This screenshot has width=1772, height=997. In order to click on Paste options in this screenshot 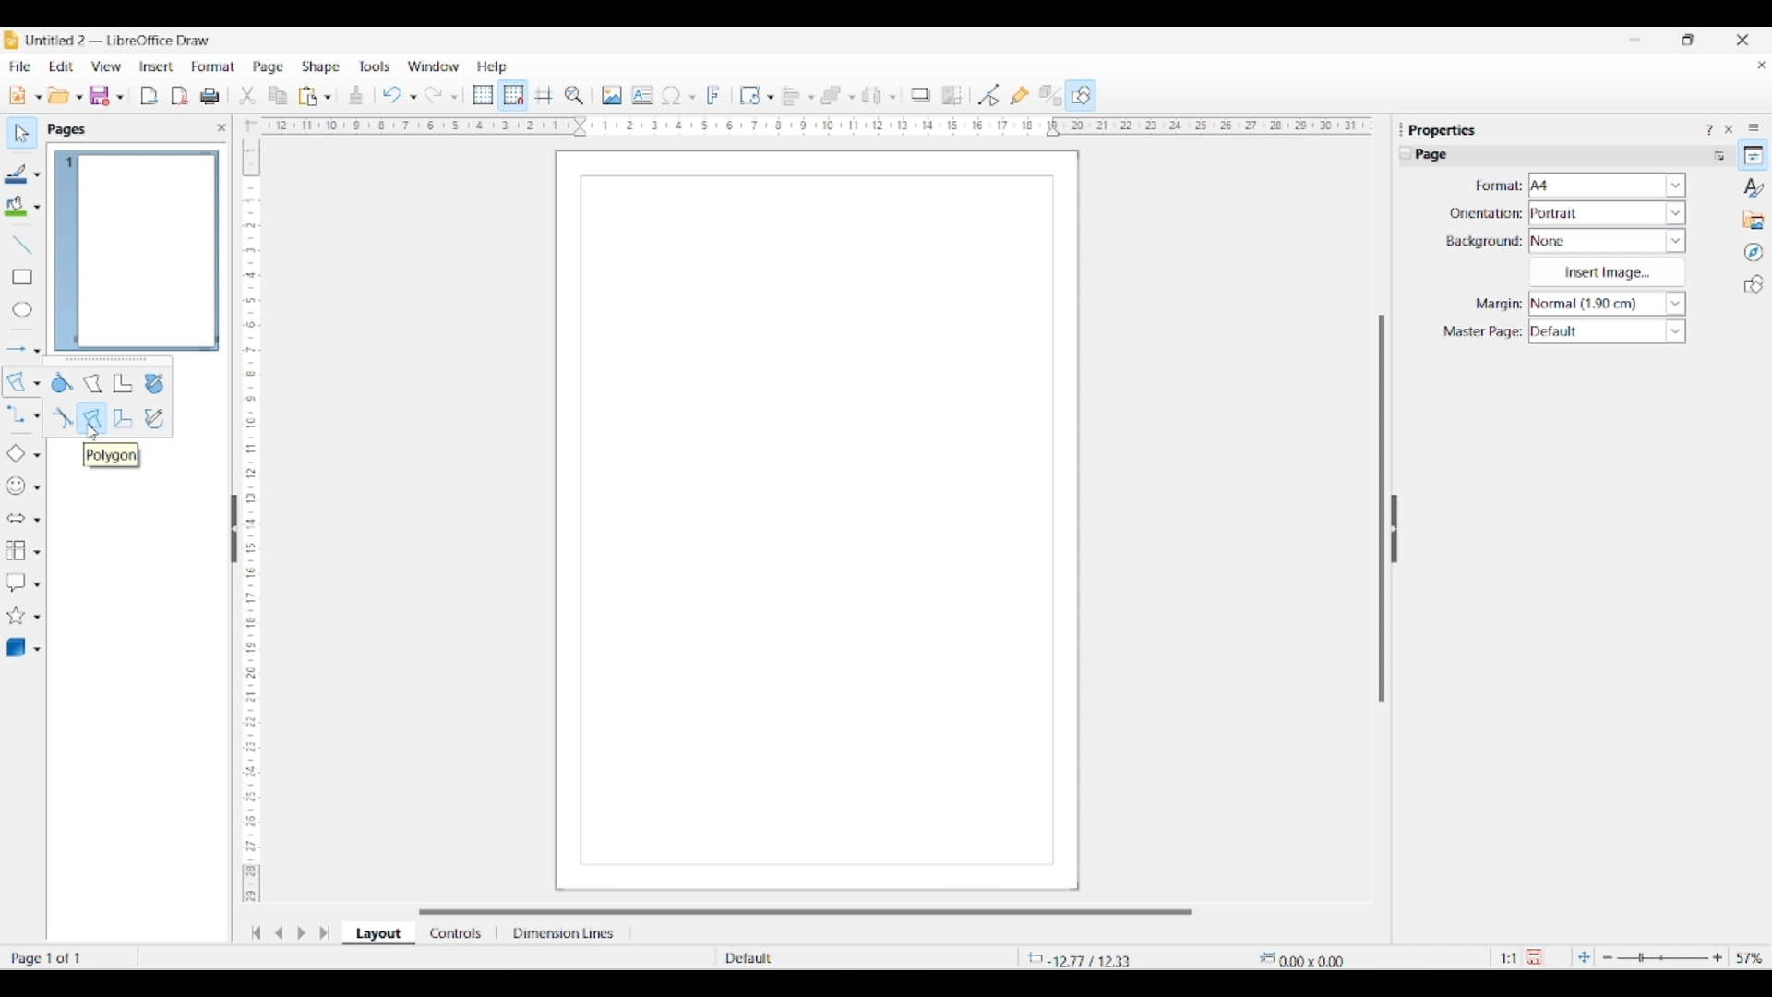, I will do `click(328, 97)`.